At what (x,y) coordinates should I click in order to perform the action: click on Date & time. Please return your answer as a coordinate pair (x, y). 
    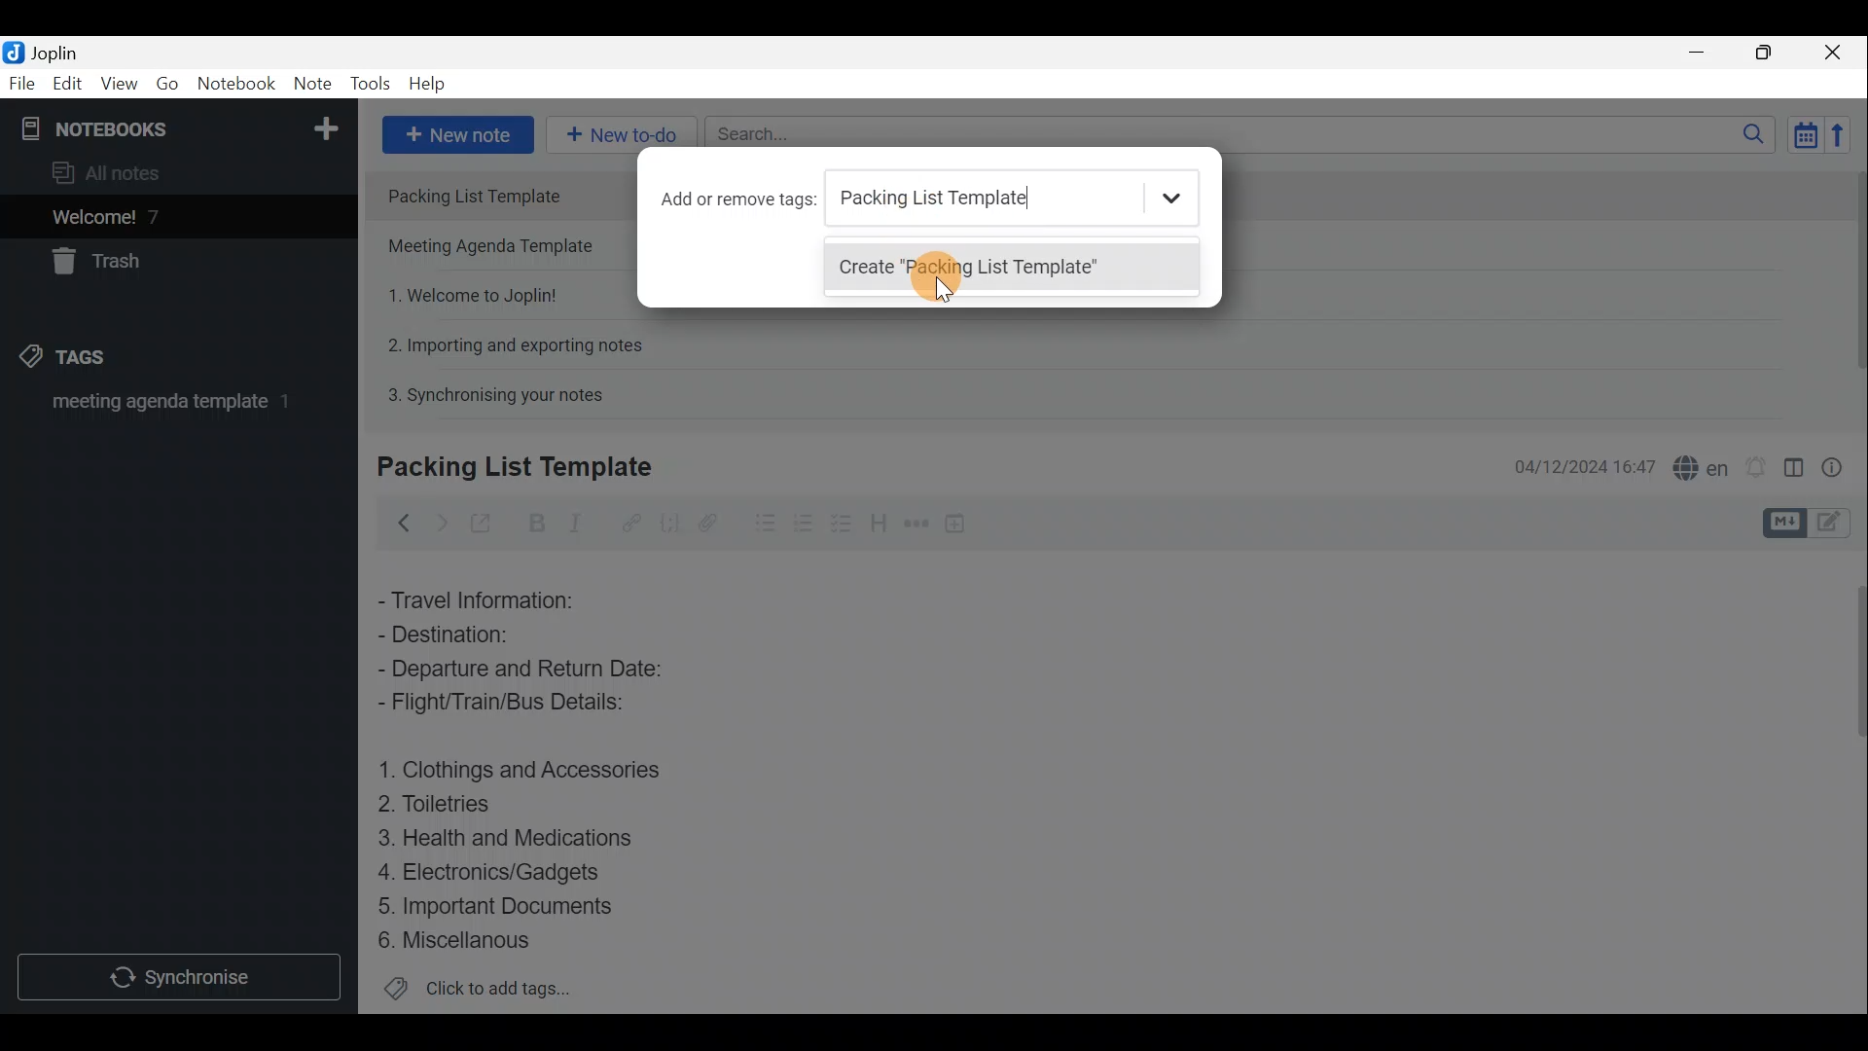
    Looking at the image, I should click on (1585, 465).